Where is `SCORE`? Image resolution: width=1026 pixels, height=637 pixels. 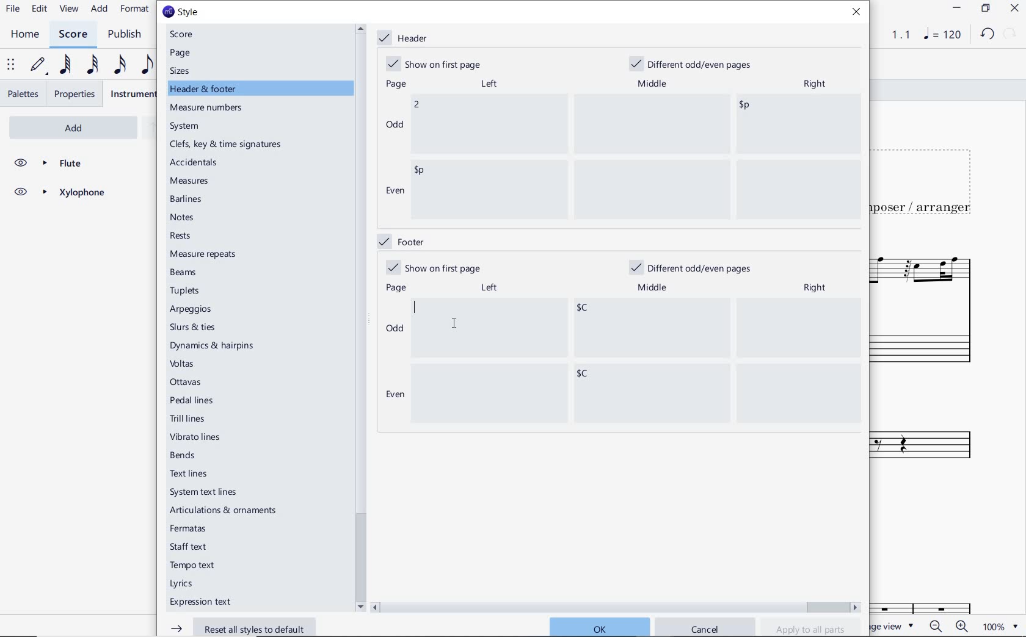 SCORE is located at coordinates (72, 34).